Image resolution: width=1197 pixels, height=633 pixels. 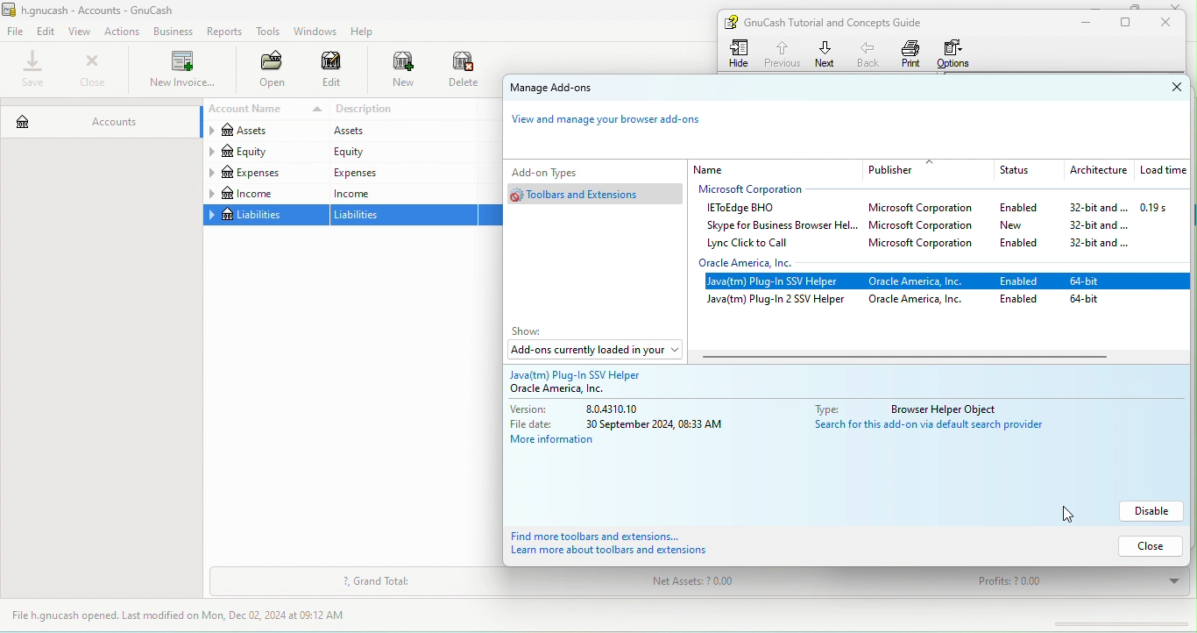 I want to click on architecture, so click(x=1096, y=171).